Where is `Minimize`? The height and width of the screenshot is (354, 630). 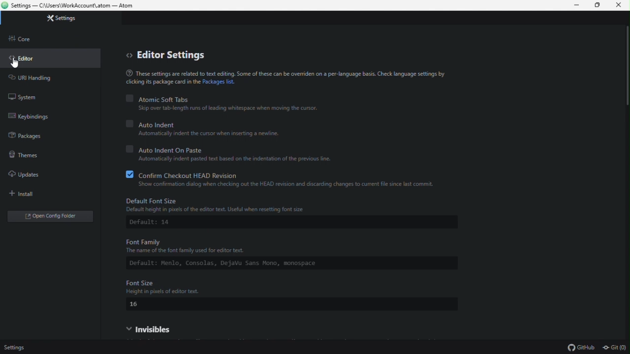
Minimize is located at coordinates (573, 6).